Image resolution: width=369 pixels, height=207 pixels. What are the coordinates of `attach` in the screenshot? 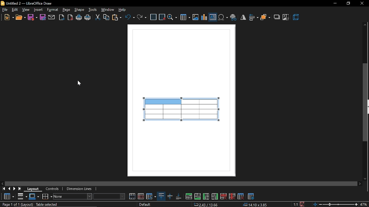 It's located at (52, 17).